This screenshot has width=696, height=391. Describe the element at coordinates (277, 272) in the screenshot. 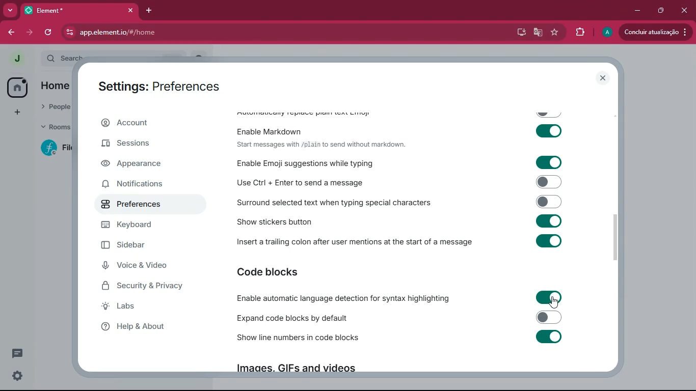

I see `code blocks` at that location.